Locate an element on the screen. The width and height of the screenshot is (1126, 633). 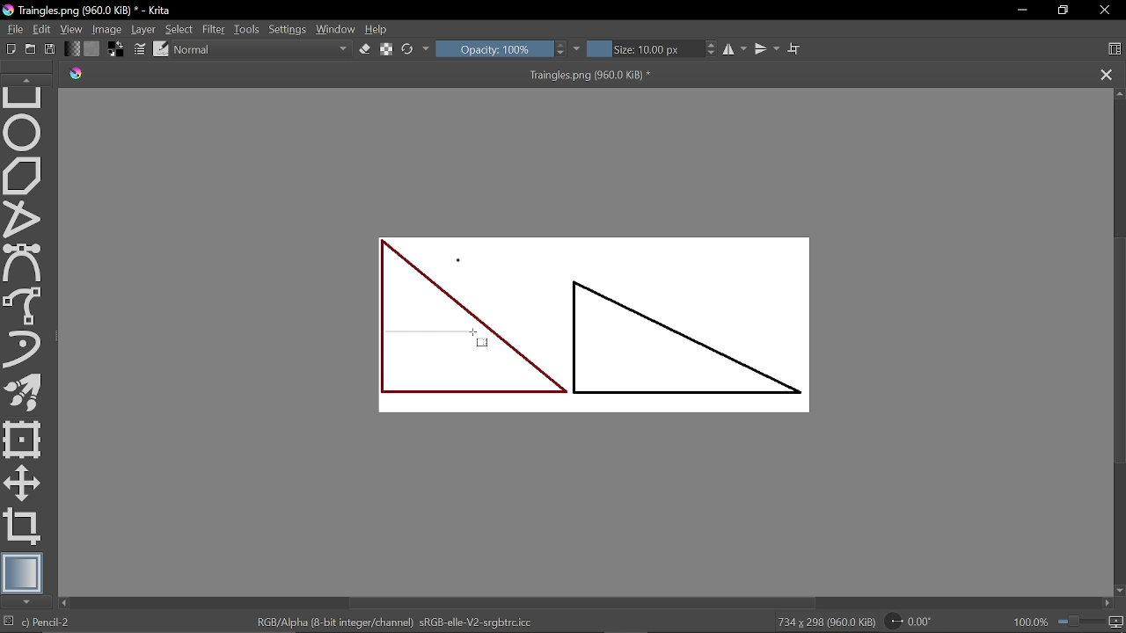
Opacity: 100% is located at coordinates (494, 50).